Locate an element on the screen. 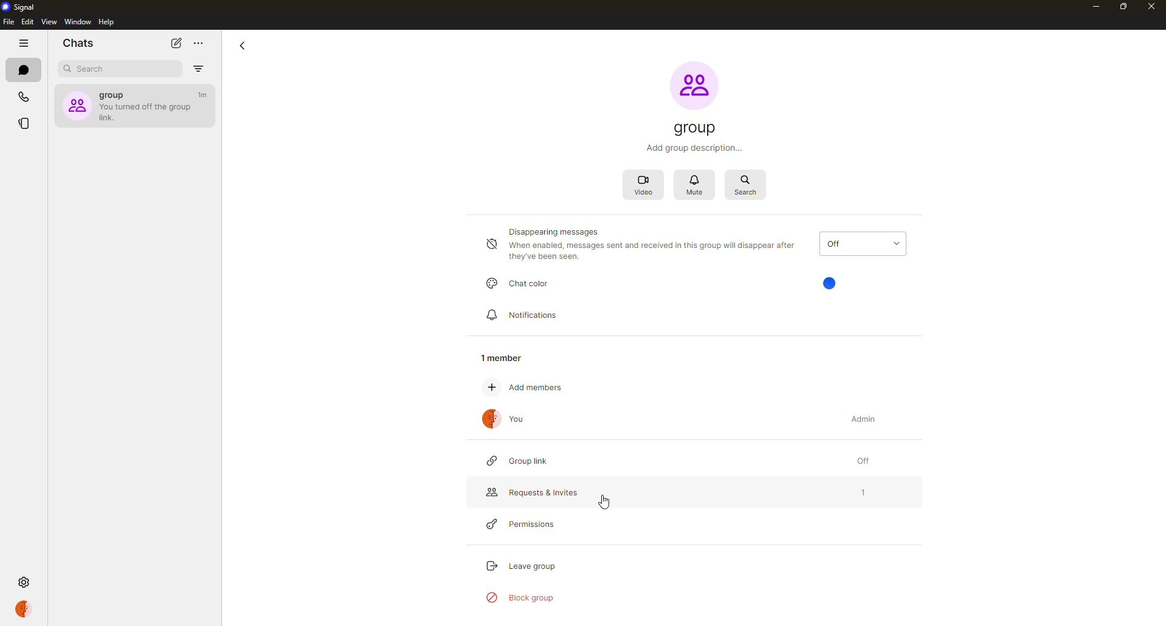 The image size is (1166, 626). window is located at coordinates (78, 22).